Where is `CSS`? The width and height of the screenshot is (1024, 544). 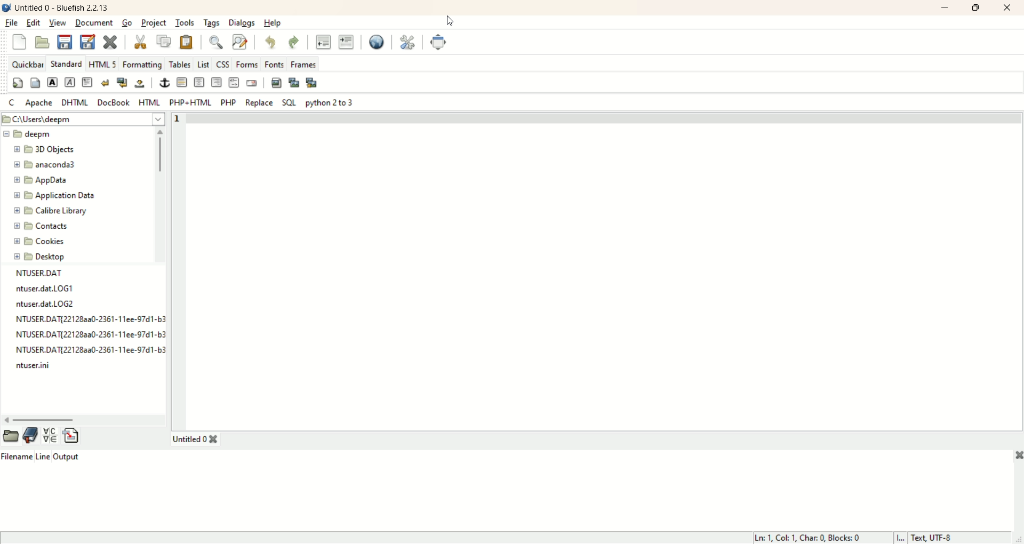
CSS is located at coordinates (224, 64).